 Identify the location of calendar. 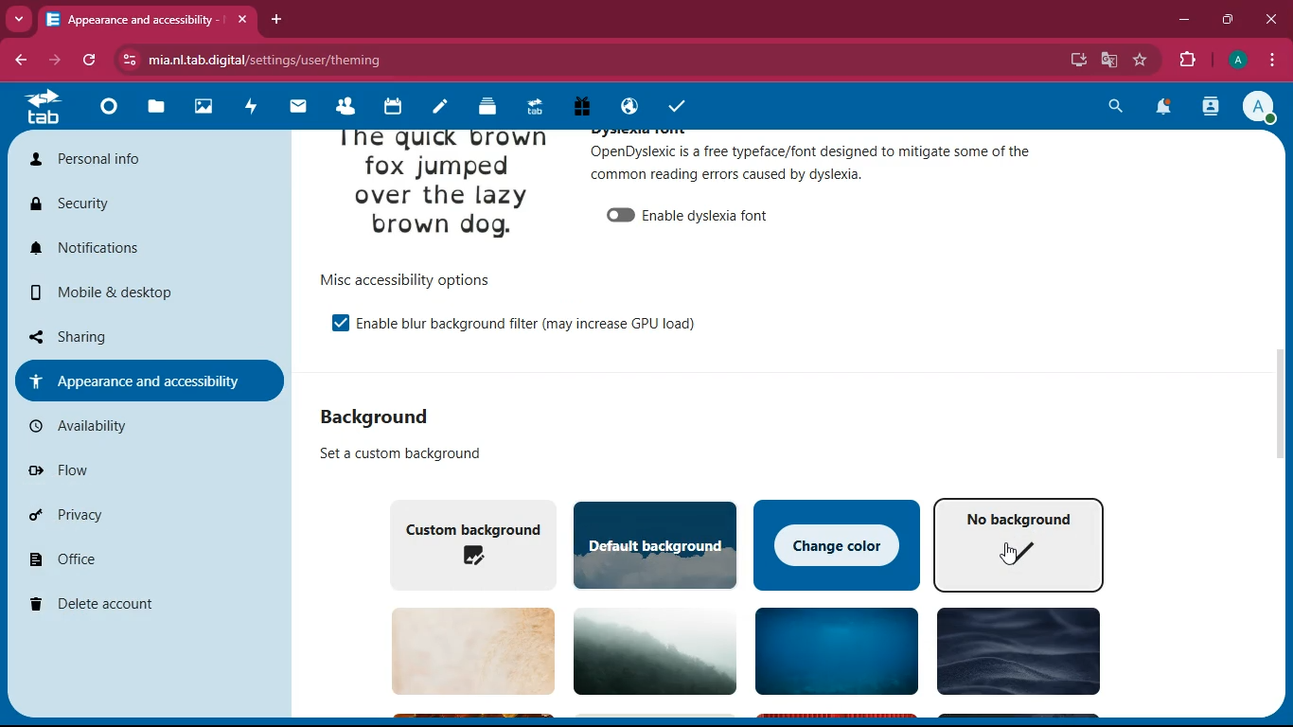
(390, 109).